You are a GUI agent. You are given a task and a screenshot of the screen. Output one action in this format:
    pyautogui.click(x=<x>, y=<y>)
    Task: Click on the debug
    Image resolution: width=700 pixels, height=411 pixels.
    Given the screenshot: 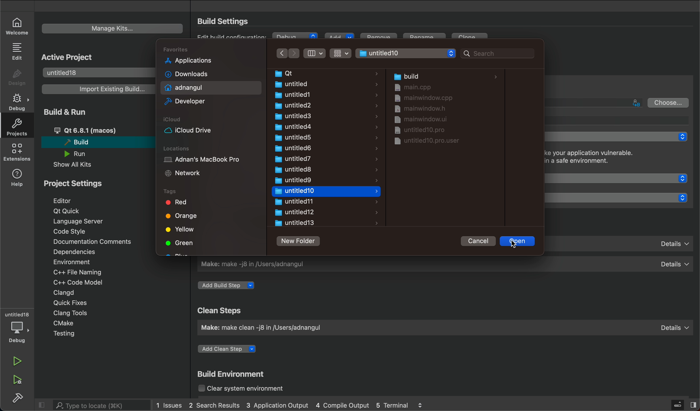 What is the action you would take?
    pyautogui.click(x=19, y=103)
    